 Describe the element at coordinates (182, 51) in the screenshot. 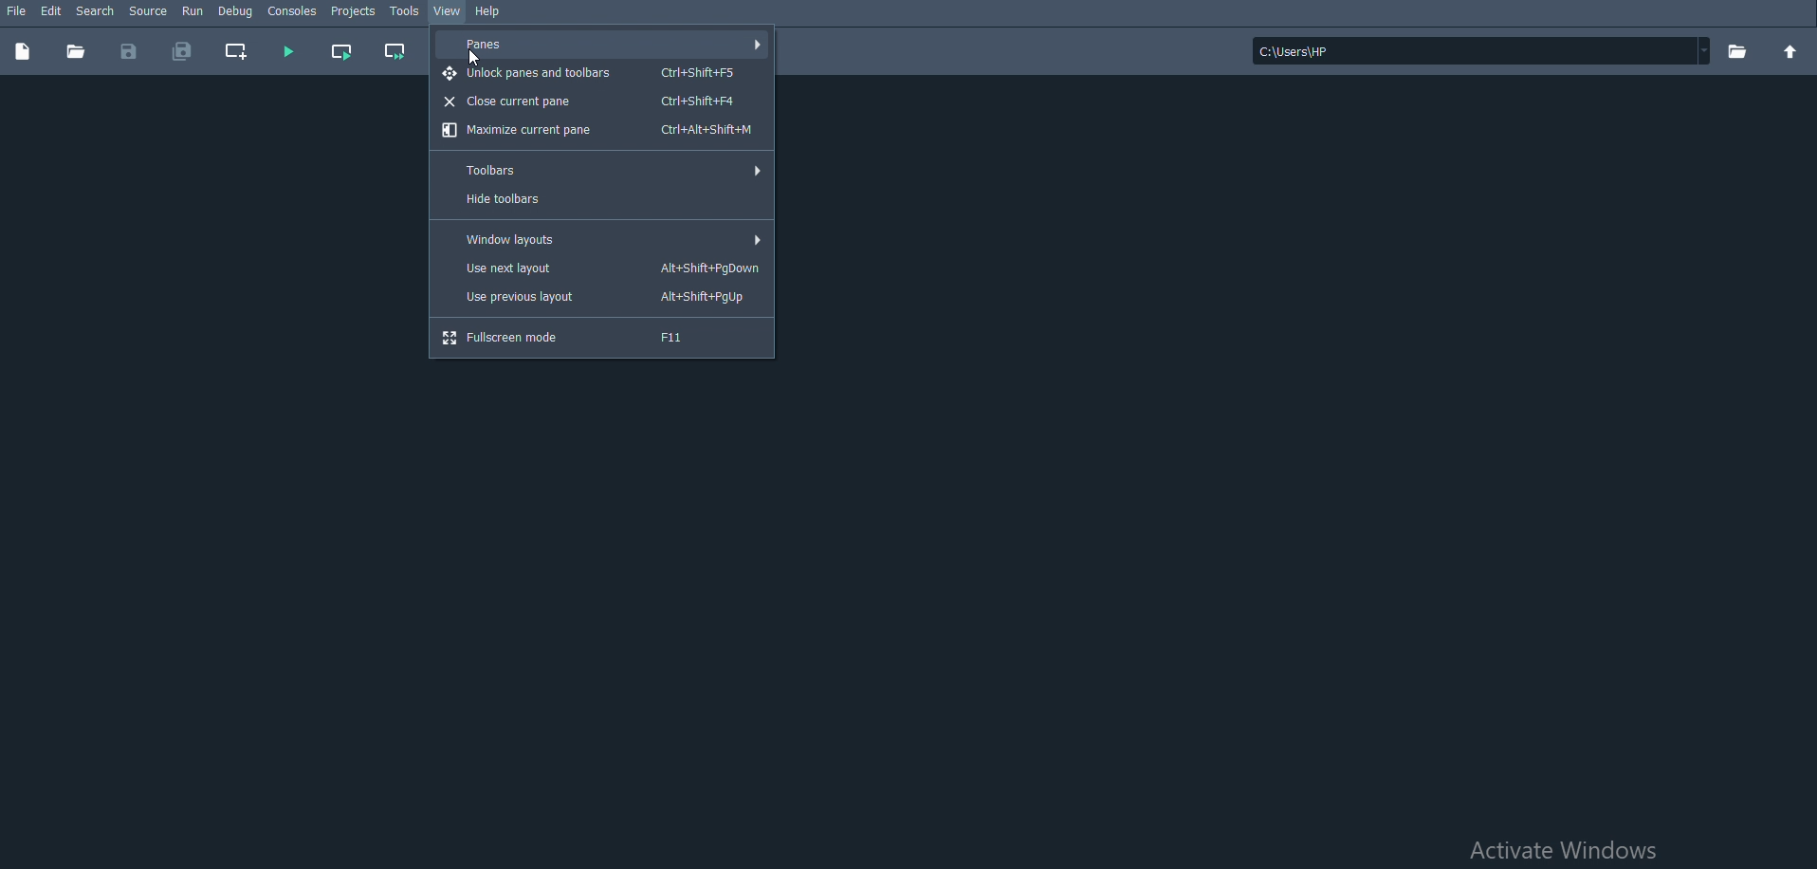

I see `Save all files` at that location.